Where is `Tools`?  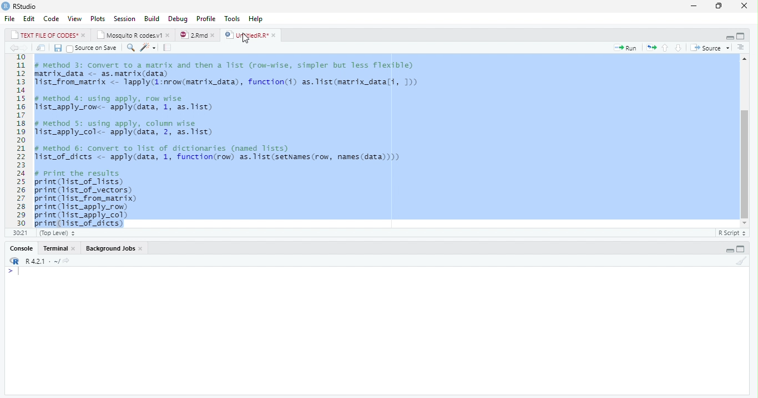 Tools is located at coordinates (234, 18).